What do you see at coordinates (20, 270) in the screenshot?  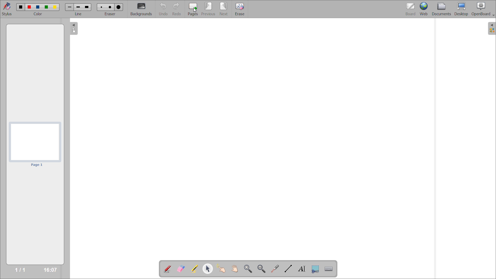 I see `1/1(page count)` at bounding box center [20, 270].